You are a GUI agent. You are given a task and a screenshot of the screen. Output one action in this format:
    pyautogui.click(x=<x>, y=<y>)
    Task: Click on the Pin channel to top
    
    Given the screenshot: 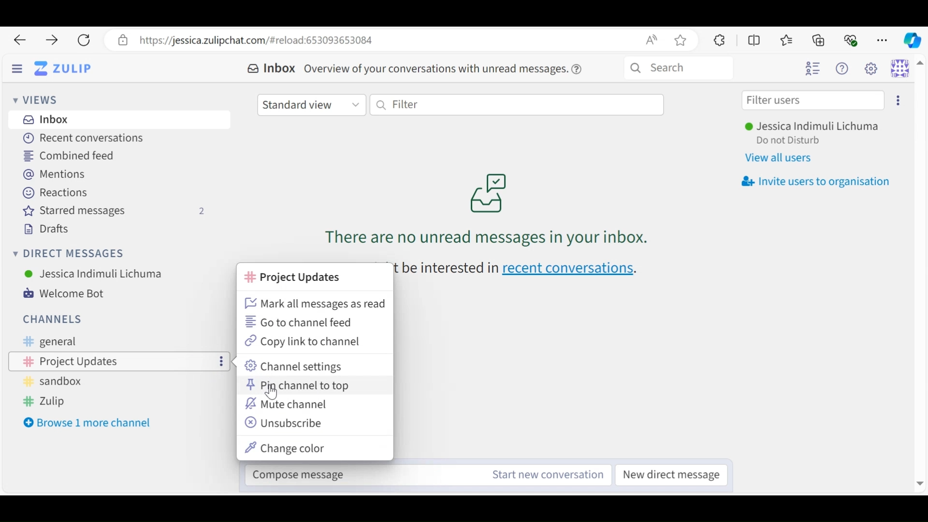 What is the action you would take?
    pyautogui.click(x=300, y=385)
    